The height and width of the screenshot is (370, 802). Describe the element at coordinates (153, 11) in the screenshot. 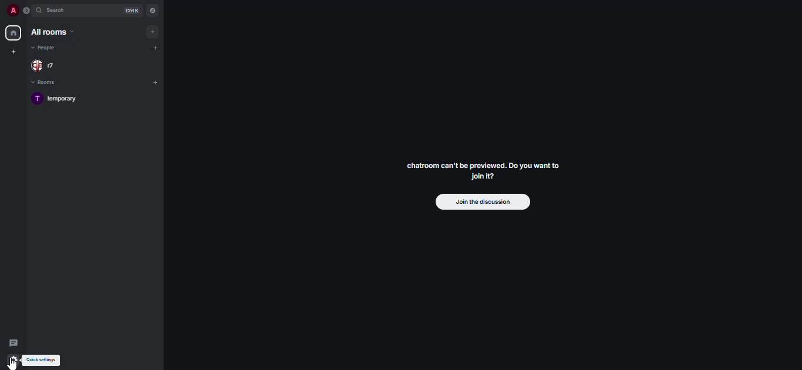

I see `navigator` at that location.